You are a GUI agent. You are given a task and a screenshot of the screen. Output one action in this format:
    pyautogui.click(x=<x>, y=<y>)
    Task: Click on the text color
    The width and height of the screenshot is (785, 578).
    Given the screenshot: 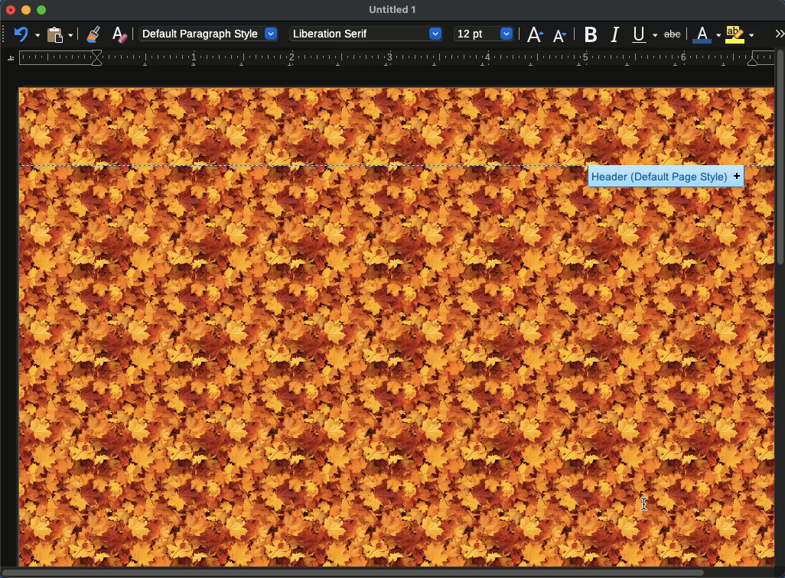 What is the action you would take?
    pyautogui.click(x=707, y=34)
    